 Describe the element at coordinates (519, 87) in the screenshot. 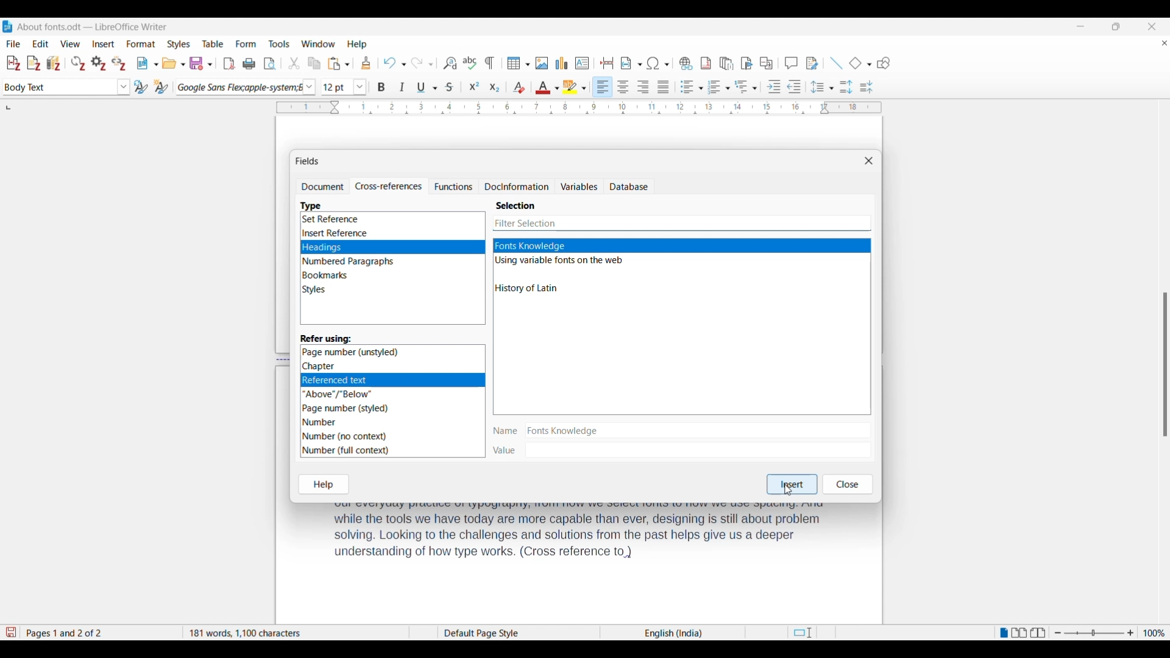

I see `Clear direct formatting ` at that location.